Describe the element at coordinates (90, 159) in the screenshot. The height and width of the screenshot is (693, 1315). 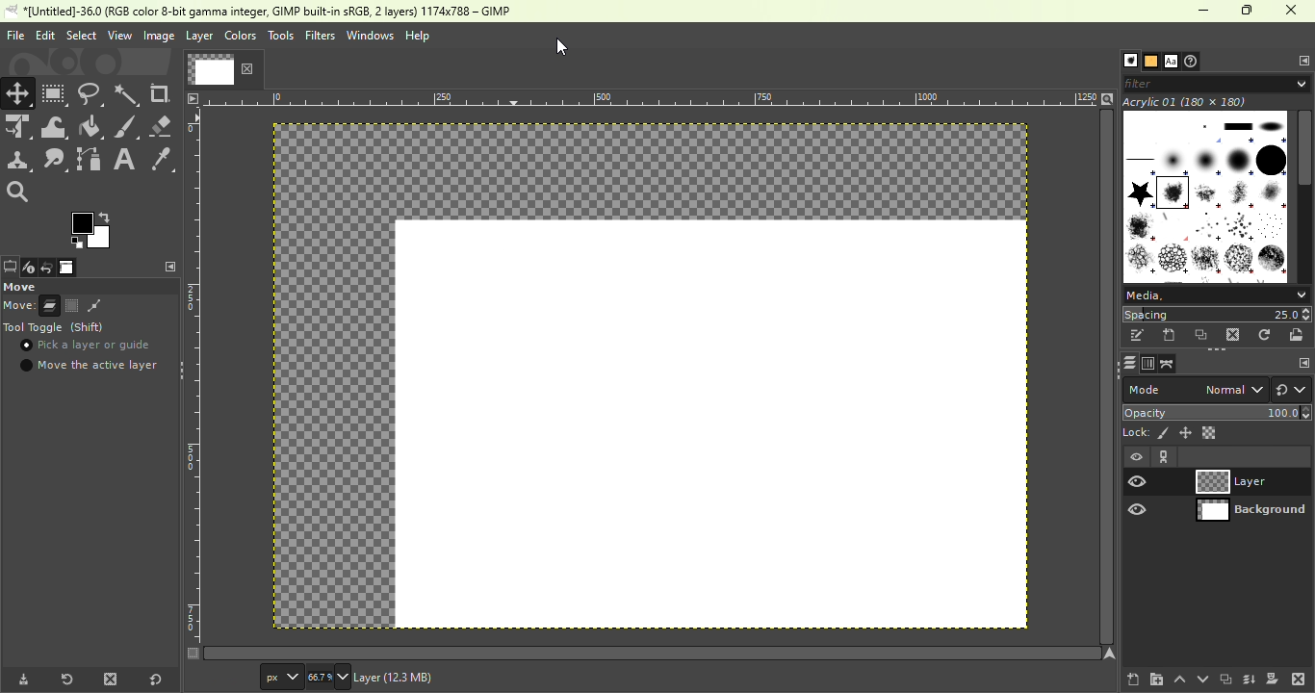
I see `Paths tool` at that location.